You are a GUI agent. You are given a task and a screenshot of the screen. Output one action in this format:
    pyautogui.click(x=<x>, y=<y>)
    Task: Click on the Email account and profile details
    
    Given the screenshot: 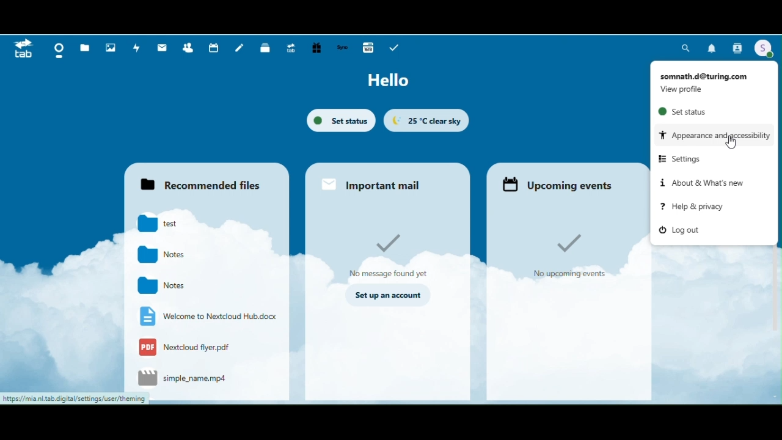 What is the action you would take?
    pyautogui.click(x=709, y=80)
    